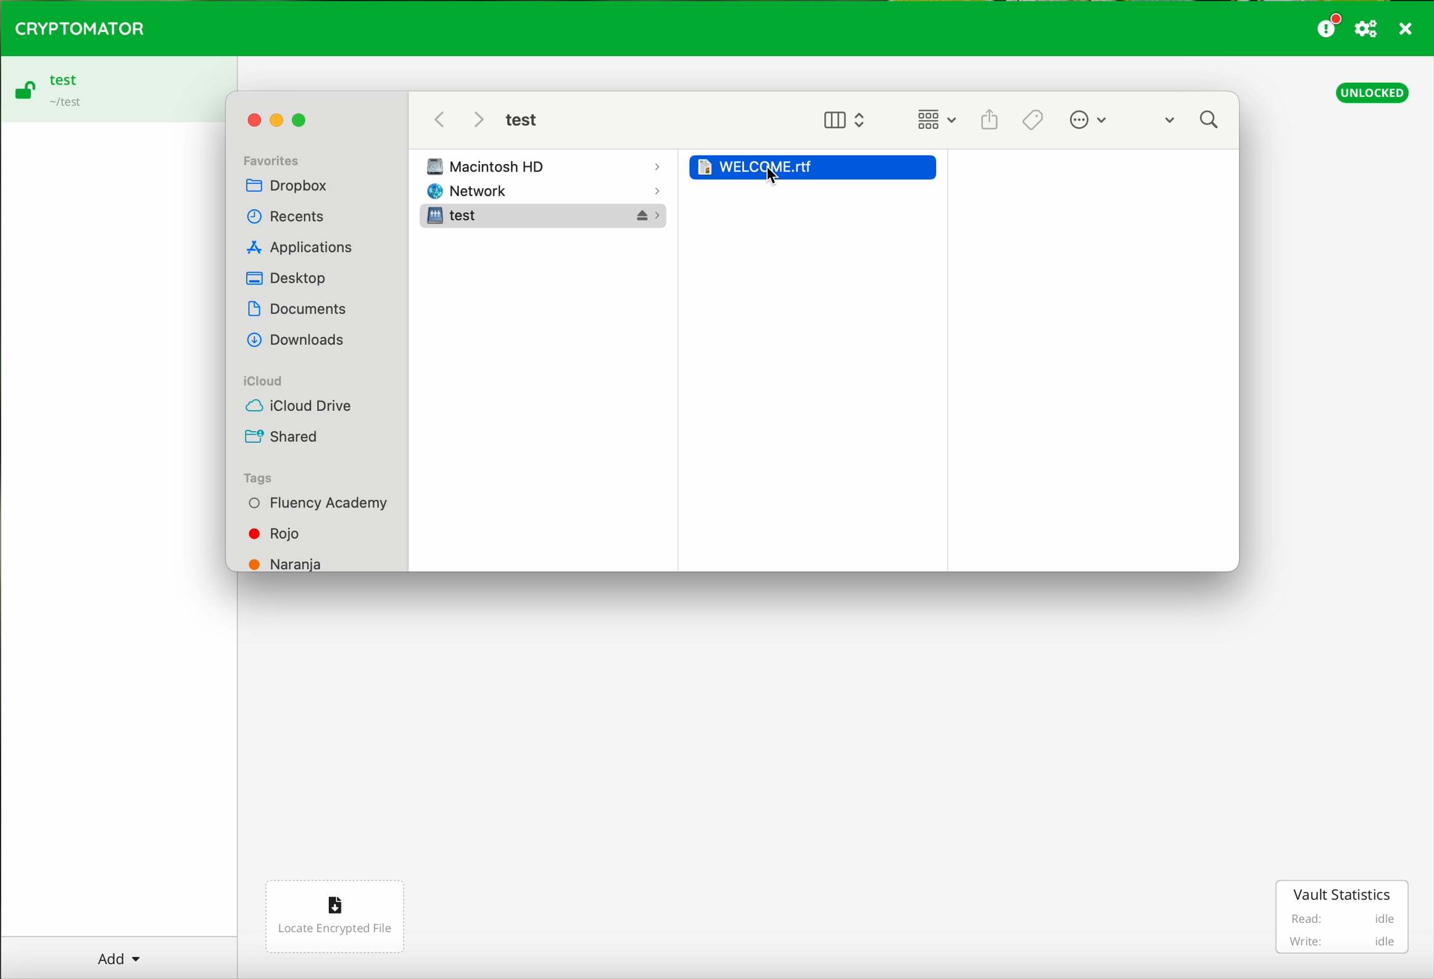 This screenshot has height=979, width=1434. Describe the element at coordinates (441, 120) in the screenshot. I see `back` at that location.